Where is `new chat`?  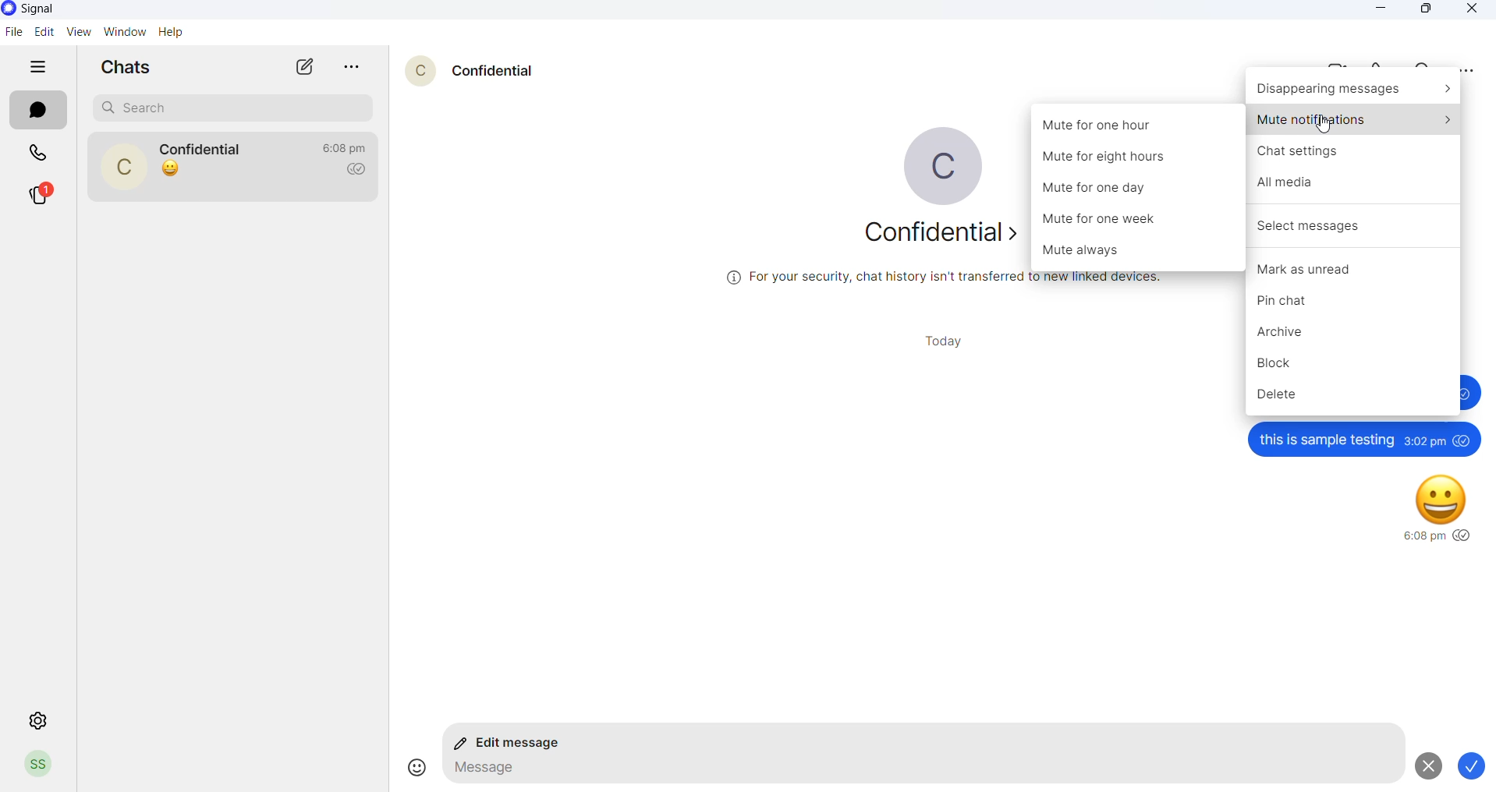 new chat is located at coordinates (305, 66).